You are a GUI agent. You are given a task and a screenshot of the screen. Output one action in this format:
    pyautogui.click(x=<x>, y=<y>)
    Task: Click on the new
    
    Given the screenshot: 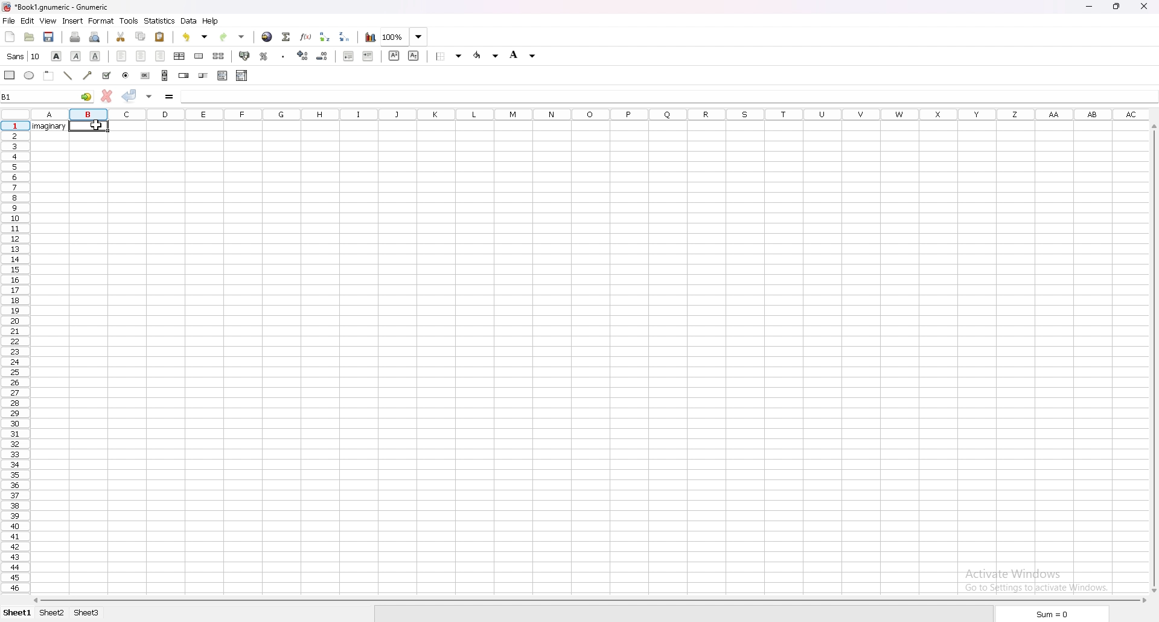 What is the action you would take?
    pyautogui.click(x=10, y=36)
    